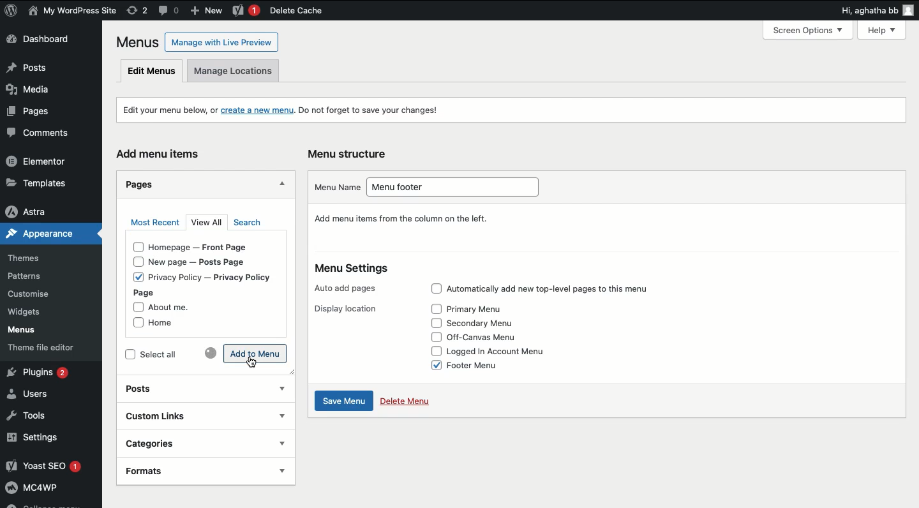 Image resolution: width=919 pixels, height=508 pixels. I want to click on Themes, so click(32, 256).